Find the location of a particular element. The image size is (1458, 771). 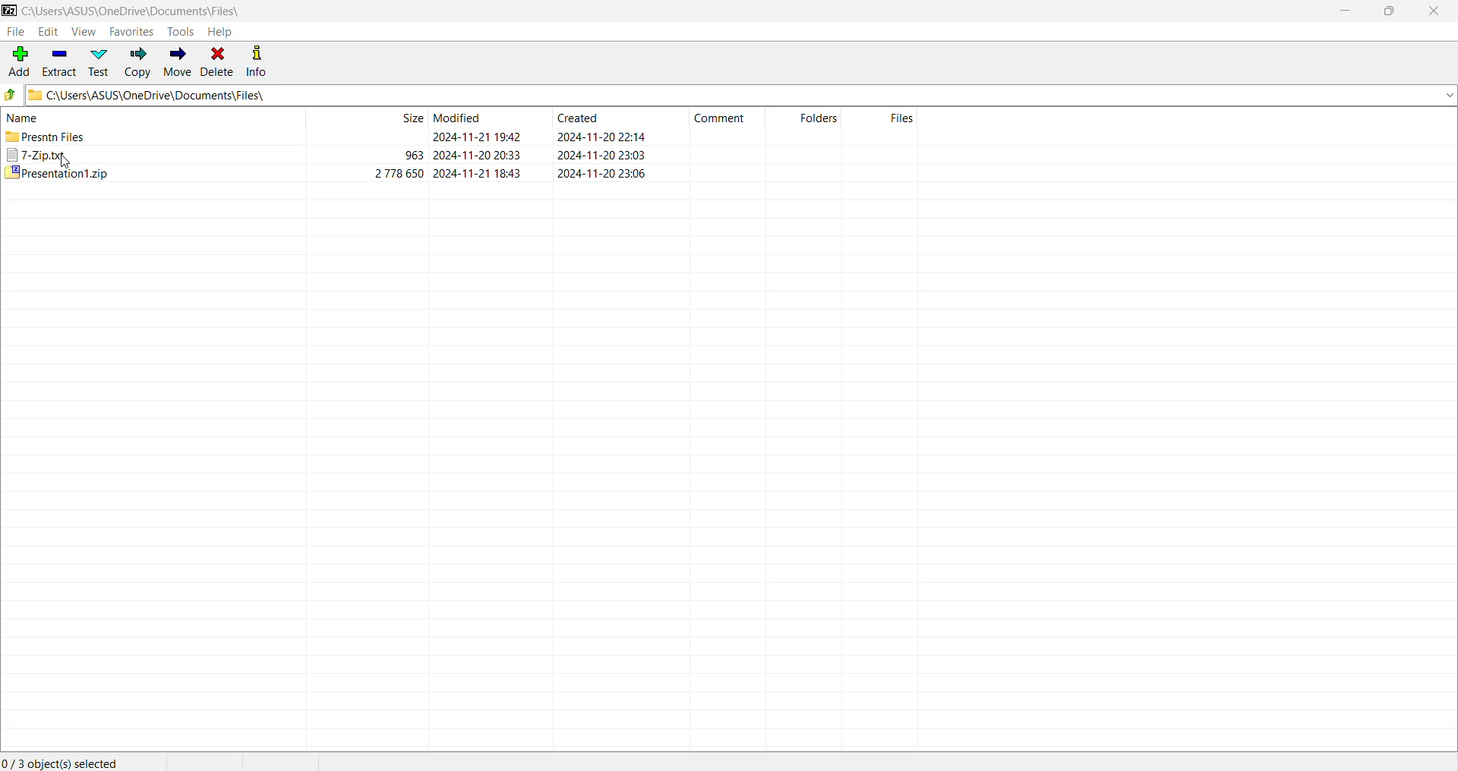

created date & time is located at coordinates (603, 173).